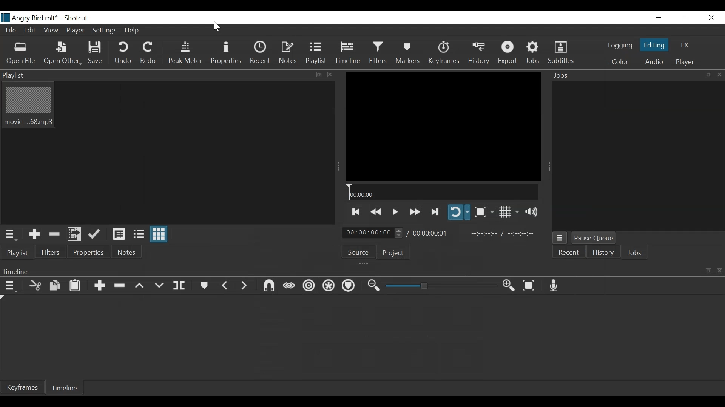  I want to click on Notes, so click(128, 251).